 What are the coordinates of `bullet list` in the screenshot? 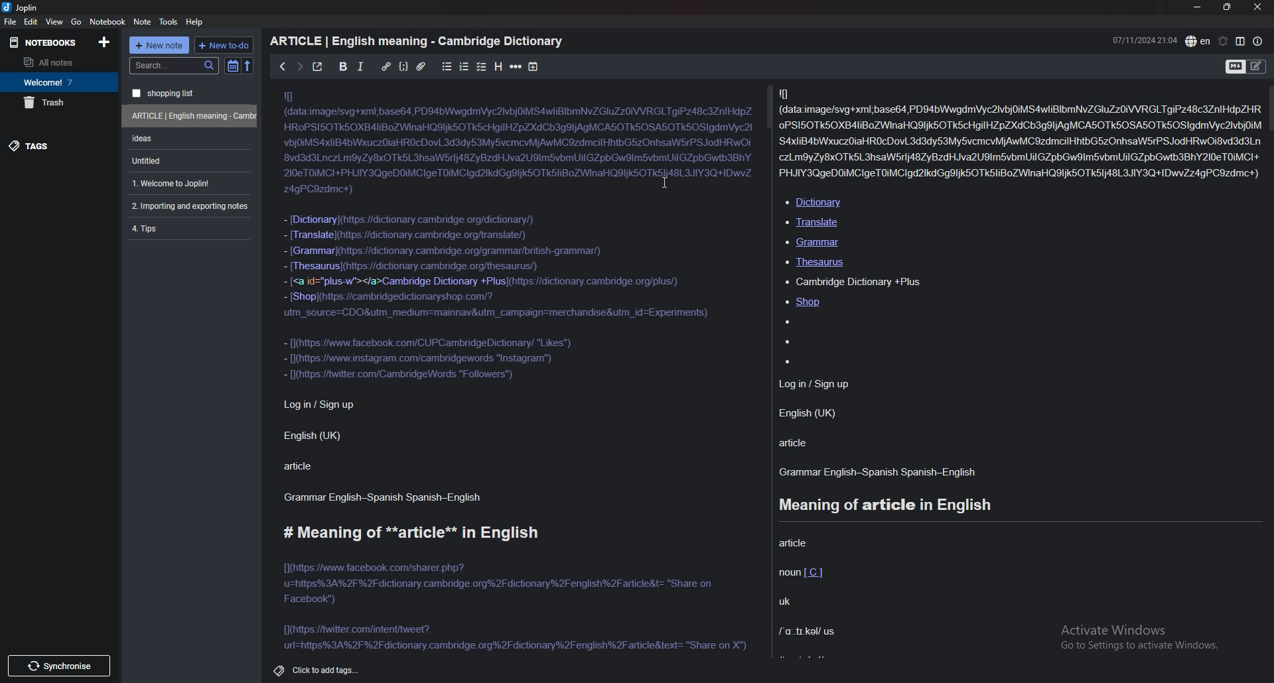 It's located at (447, 67).